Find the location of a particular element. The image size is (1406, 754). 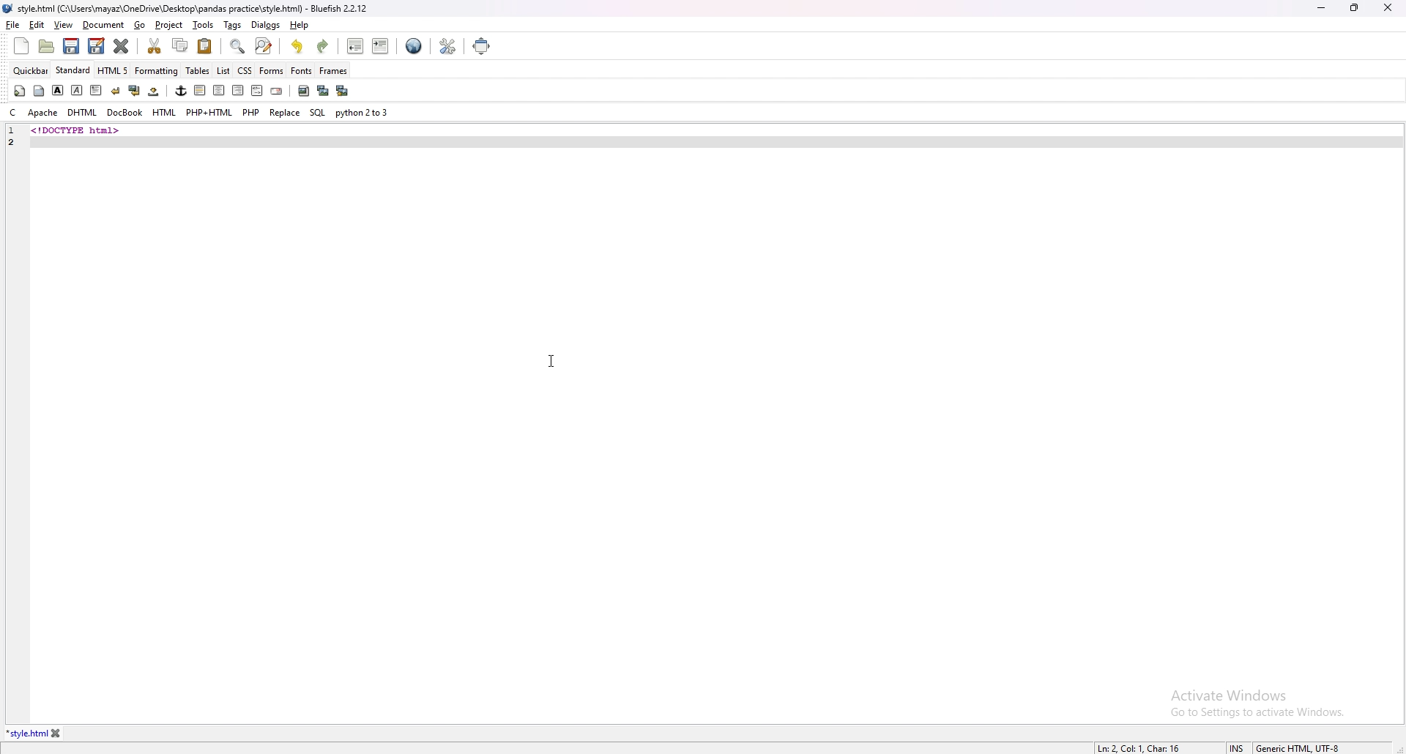

fonts is located at coordinates (302, 70).